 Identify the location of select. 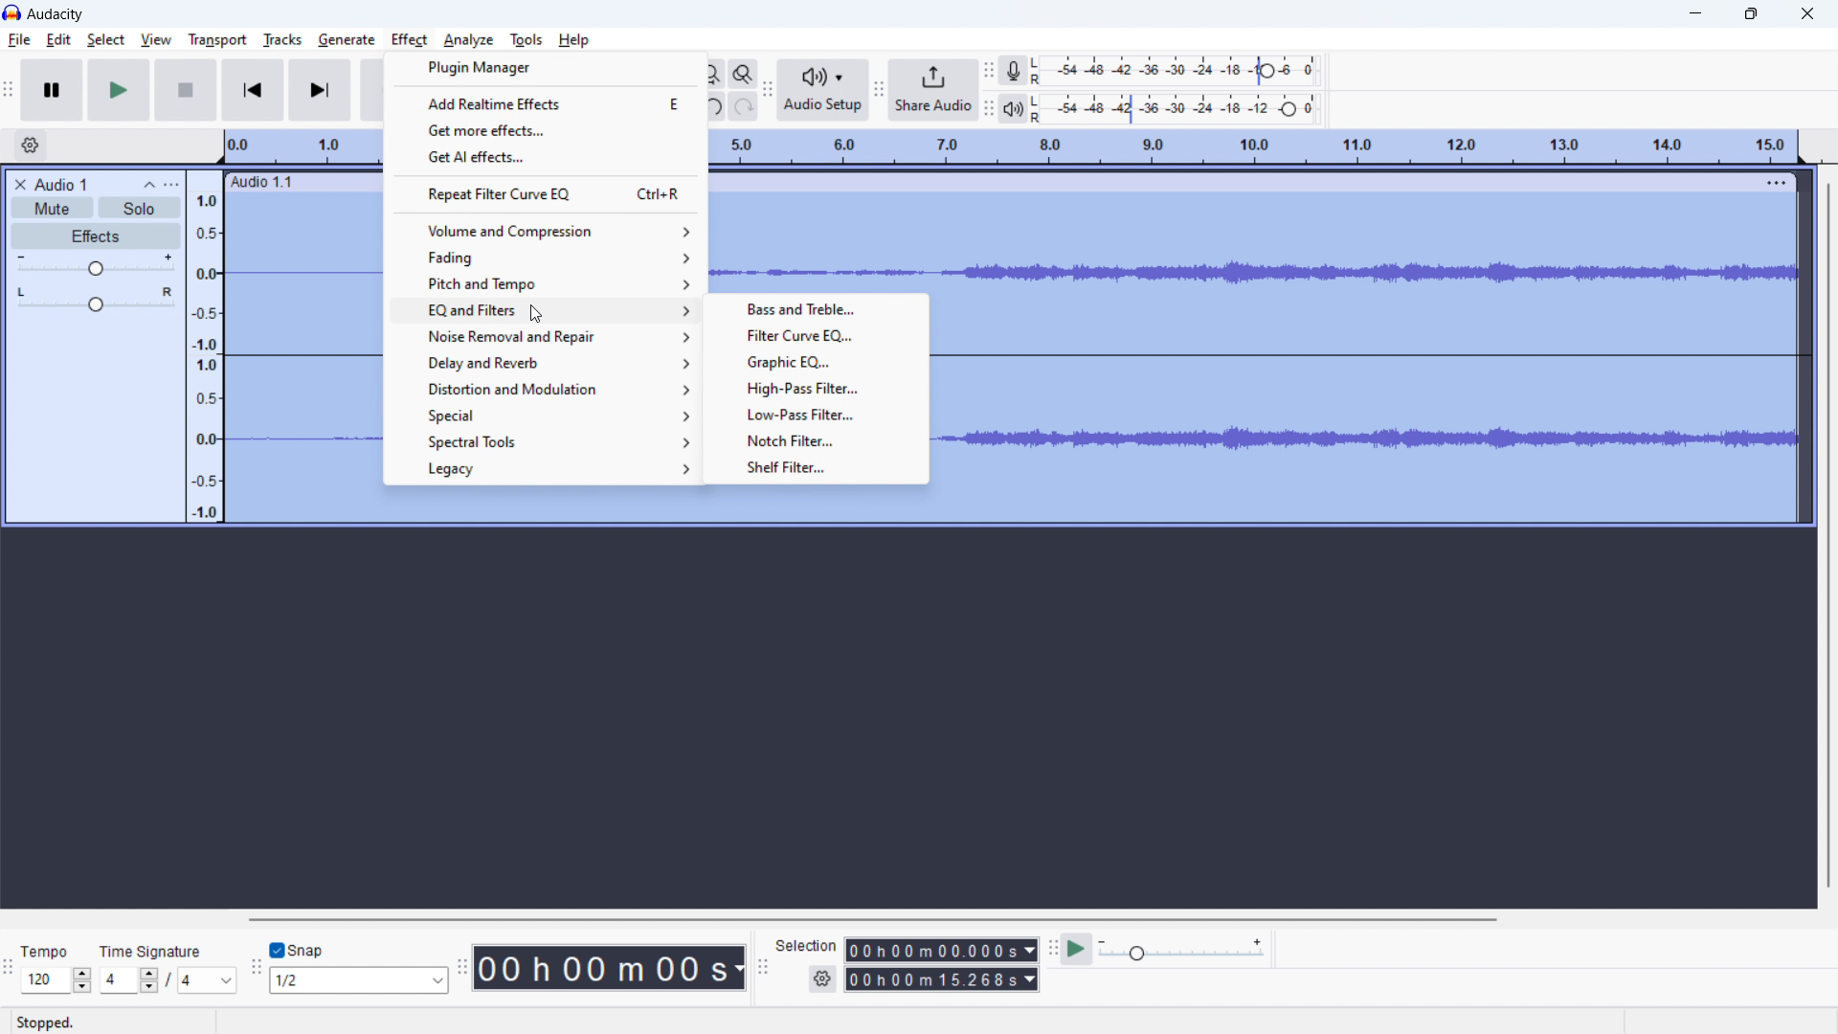
(105, 40).